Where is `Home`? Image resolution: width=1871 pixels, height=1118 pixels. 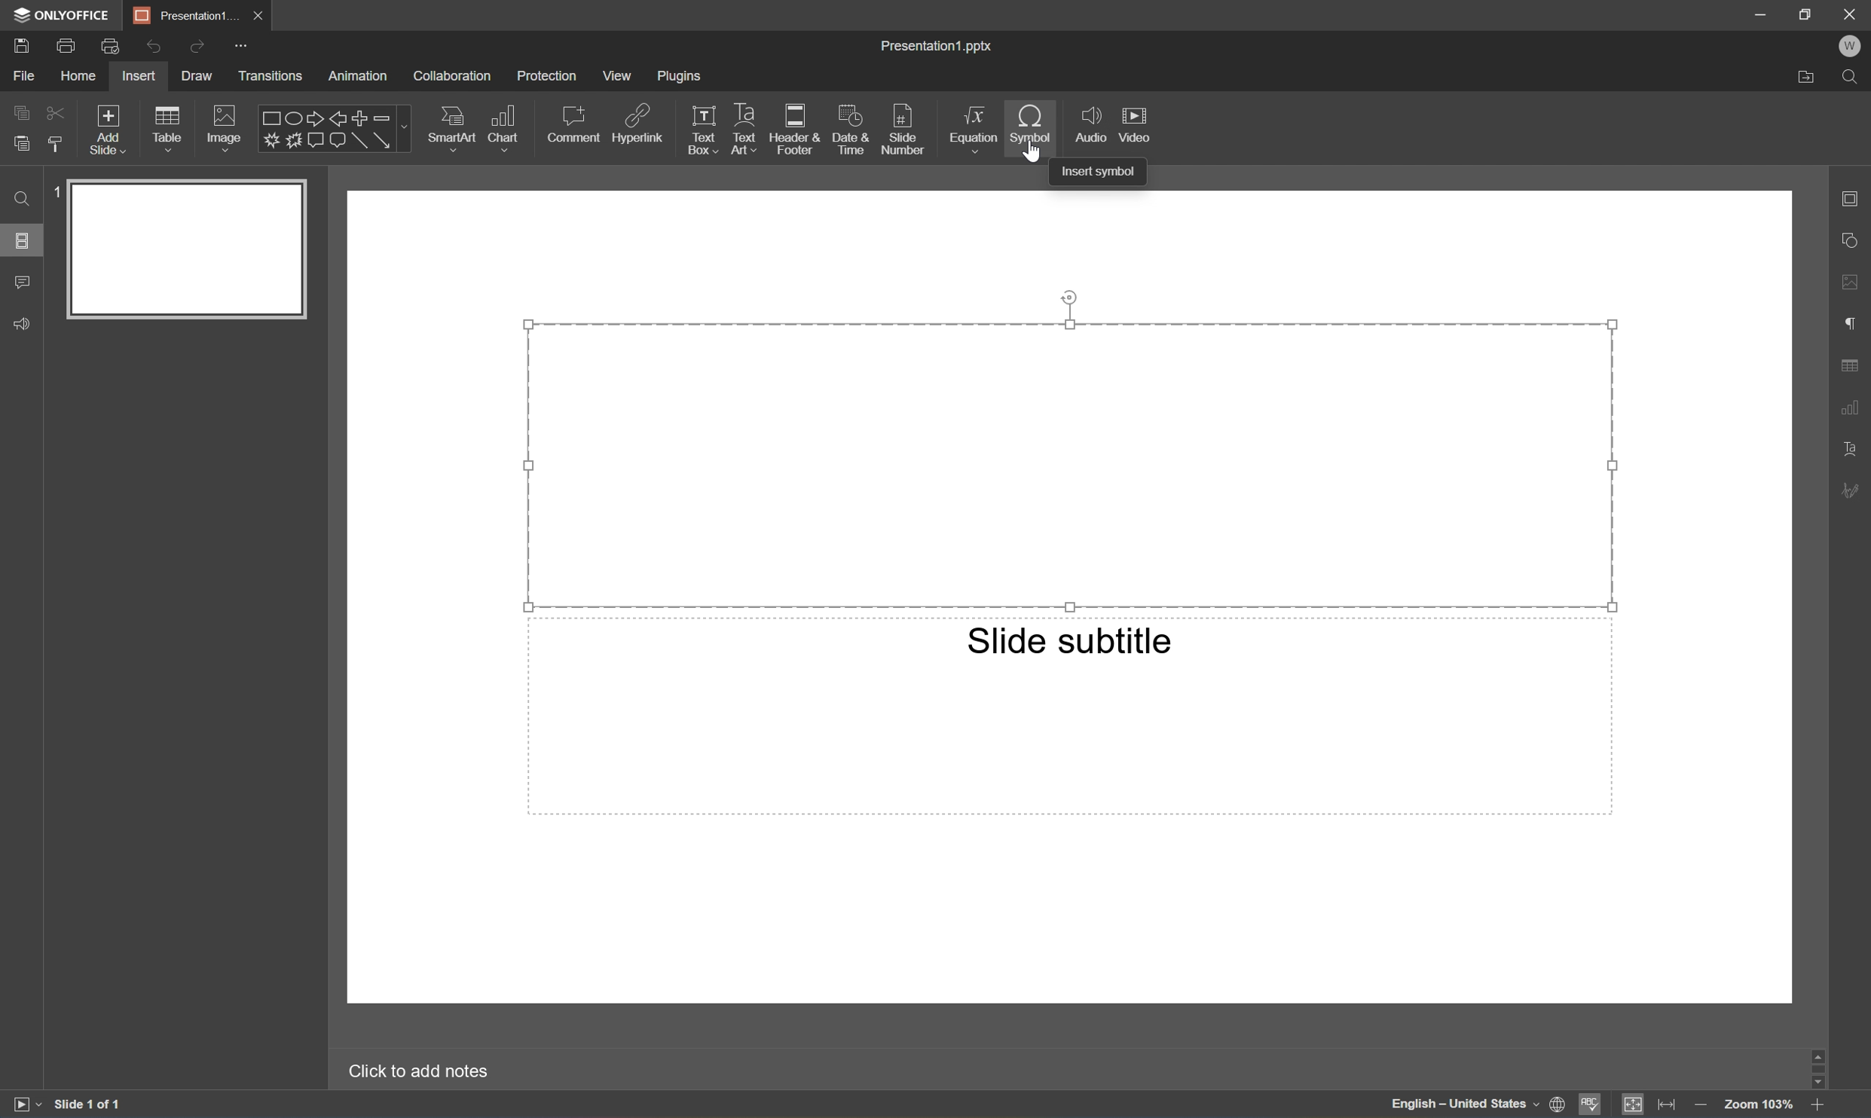 Home is located at coordinates (78, 75).